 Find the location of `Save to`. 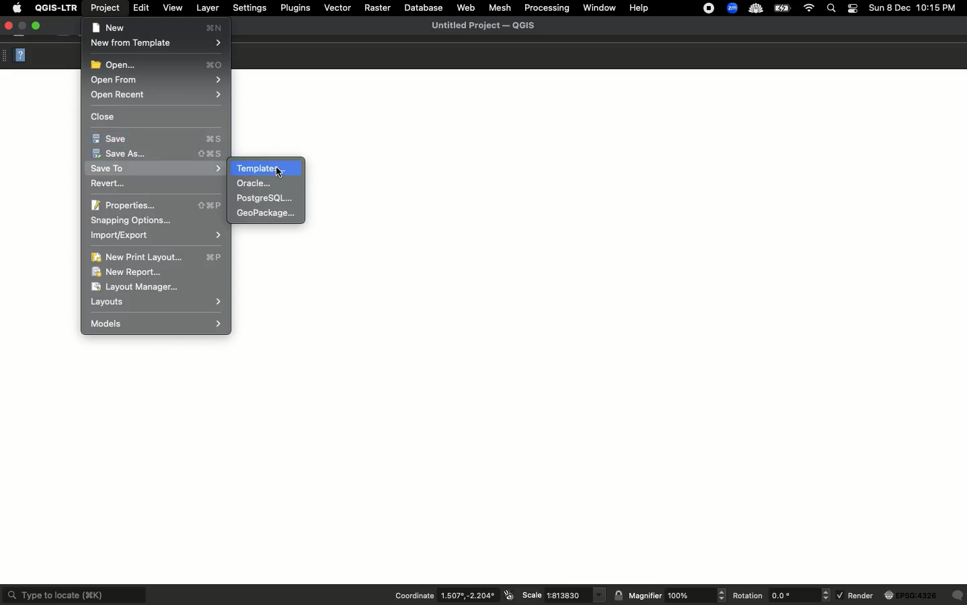

Save to is located at coordinates (156, 169).